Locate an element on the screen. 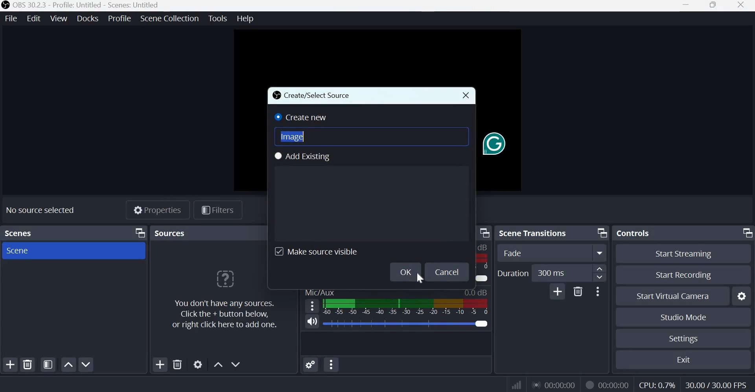 This screenshot has height=392, width=755. Dock Options icon is located at coordinates (138, 233).